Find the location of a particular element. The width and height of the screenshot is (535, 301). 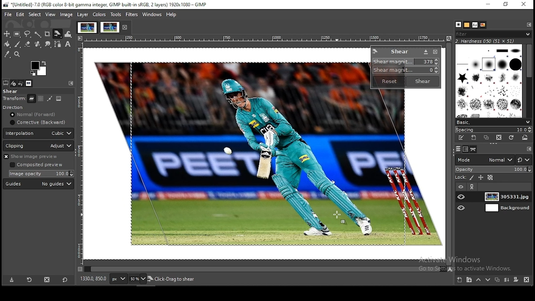

 is located at coordinates (28, 44).